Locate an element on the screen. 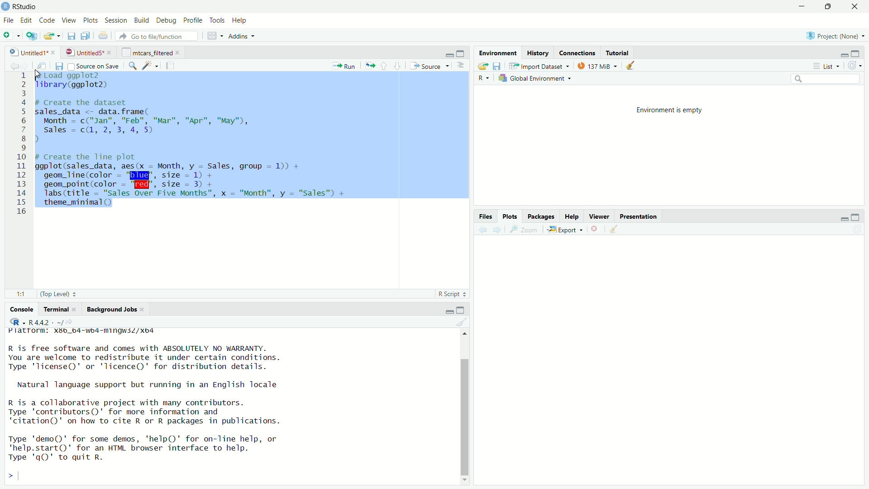  global environment is located at coordinates (533, 79).